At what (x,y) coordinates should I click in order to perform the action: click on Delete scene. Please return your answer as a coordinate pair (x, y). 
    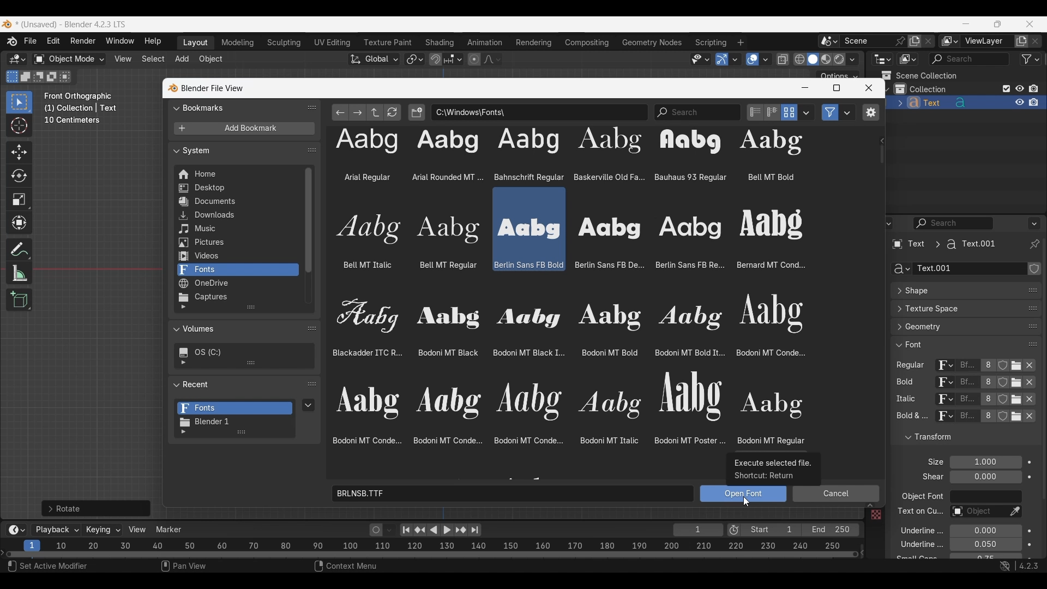
    Looking at the image, I should click on (928, 41).